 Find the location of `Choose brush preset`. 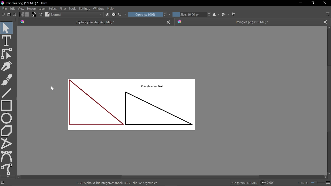

Choose brush preset is located at coordinates (47, 14).